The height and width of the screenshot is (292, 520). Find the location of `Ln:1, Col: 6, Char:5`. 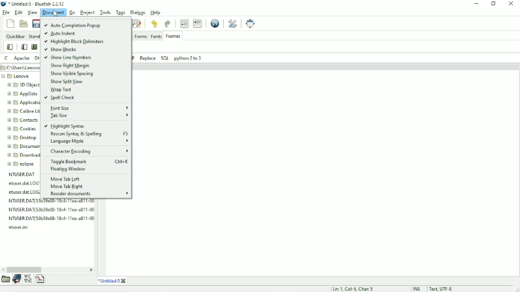

Ln:1, Col: 6, Char:5 is located at coordinates (353, 288).